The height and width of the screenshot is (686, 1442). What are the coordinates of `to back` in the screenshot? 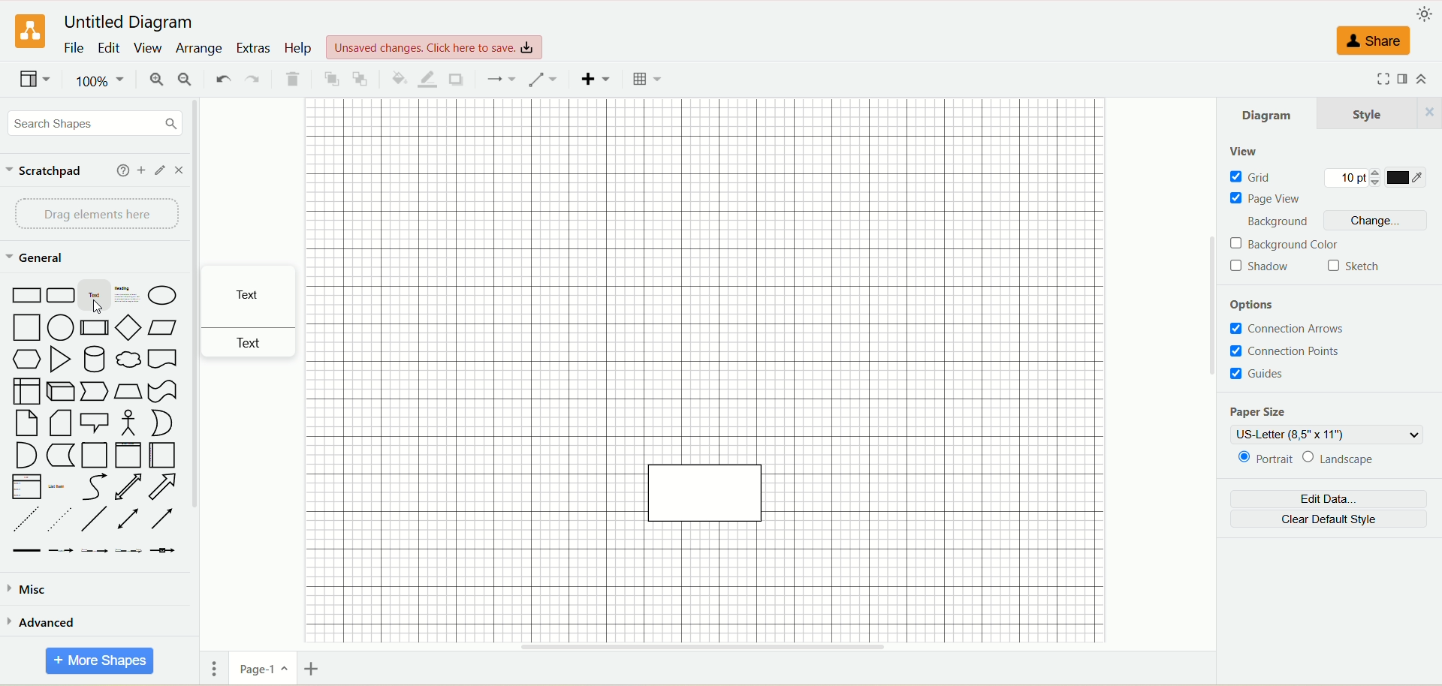 It's located at (363, 79).